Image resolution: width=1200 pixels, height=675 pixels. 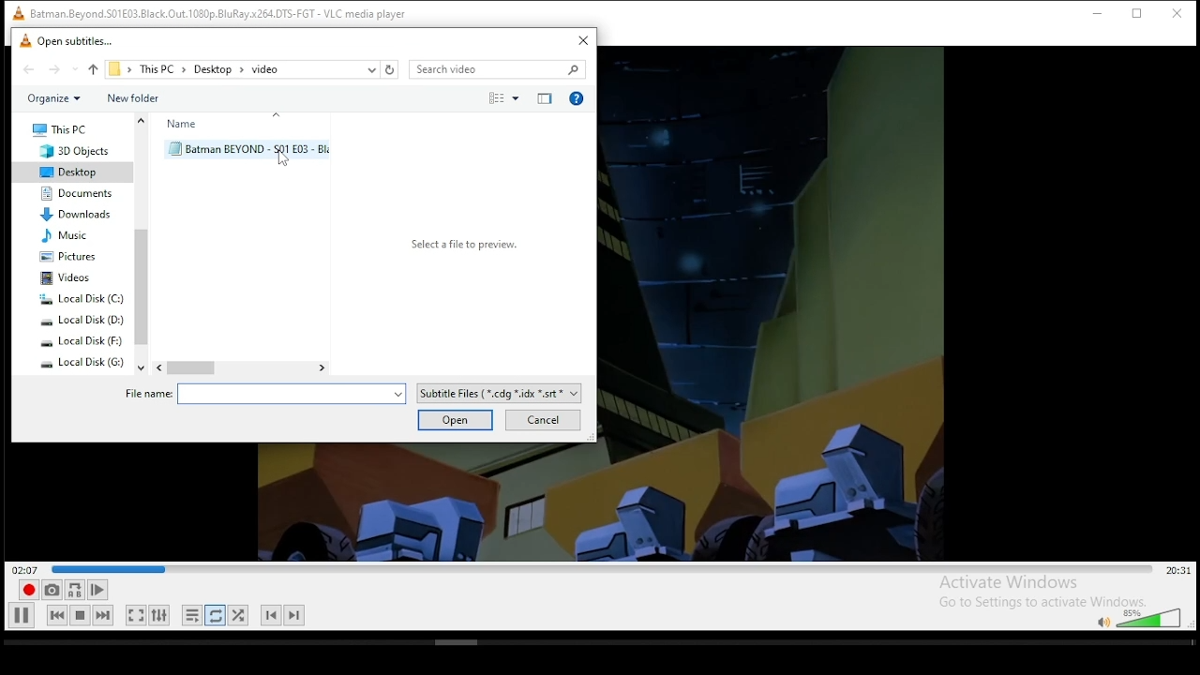 What do you see at coordinates (52, 591) in the screenshot?
I see `take a snapshot` at bounding box center [52, 591].